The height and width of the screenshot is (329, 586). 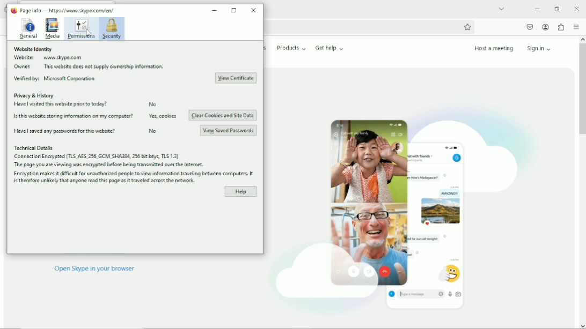 I want to click on Restore down, so click(x=556, y=9).